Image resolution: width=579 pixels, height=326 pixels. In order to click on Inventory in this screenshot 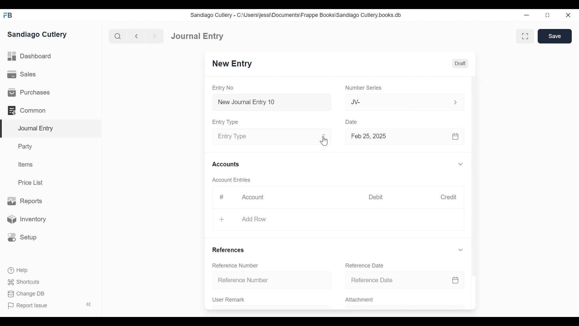, I will do `click(28, 219)`.